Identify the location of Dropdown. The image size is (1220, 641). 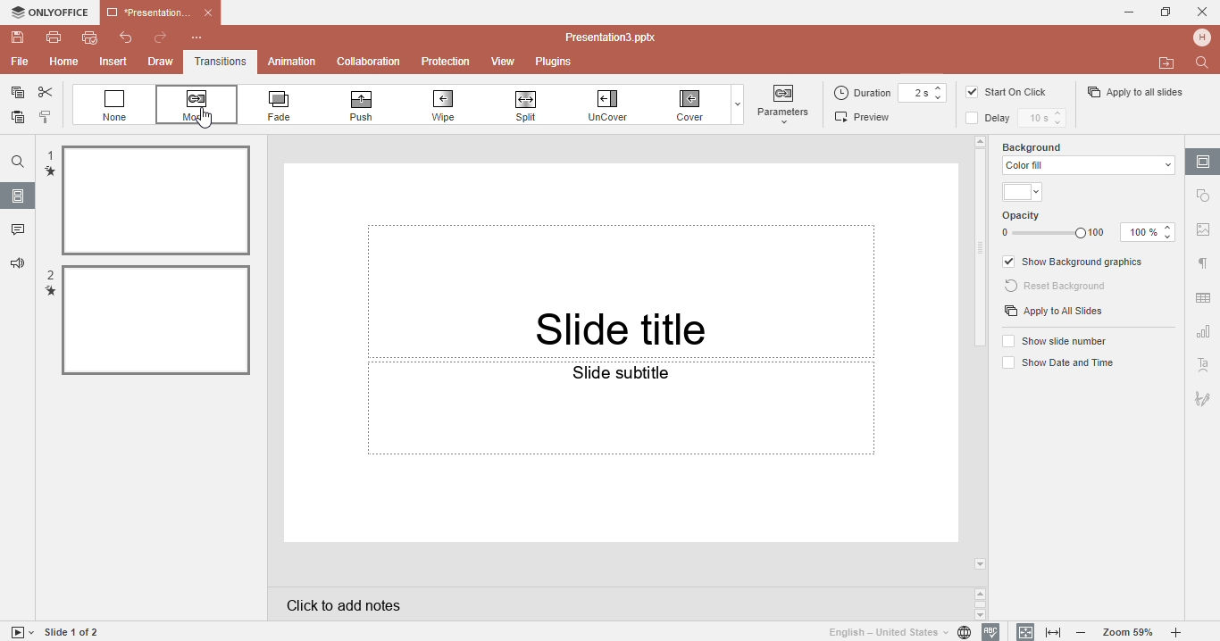
(735, 104).